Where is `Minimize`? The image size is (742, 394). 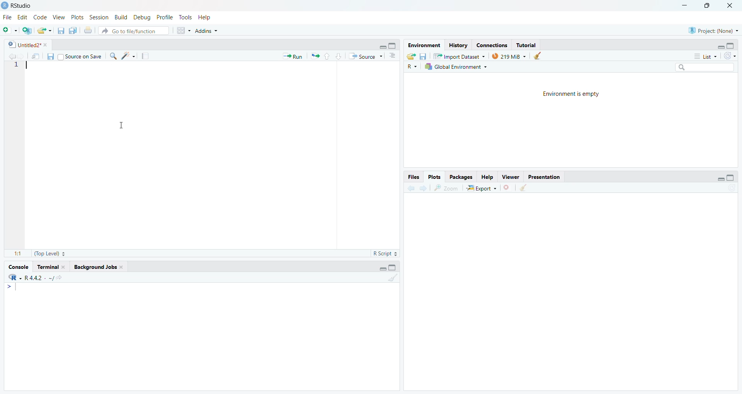 Minimize is located at coordinates (685, 6).